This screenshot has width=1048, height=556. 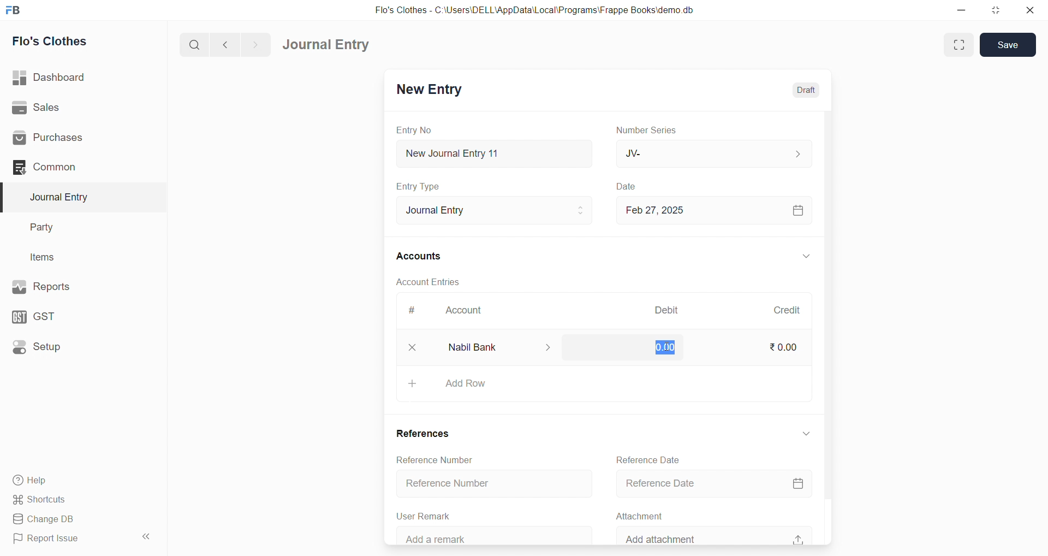 What do you see at coordinates (605, 384) in the screenshot?
I see `+ Add Row` at bounding box center [605, 384].